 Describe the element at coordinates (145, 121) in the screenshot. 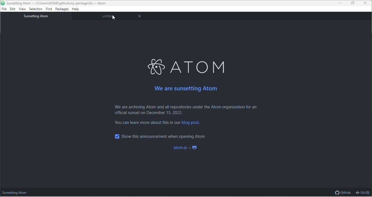

I see `TEXT` at that location.